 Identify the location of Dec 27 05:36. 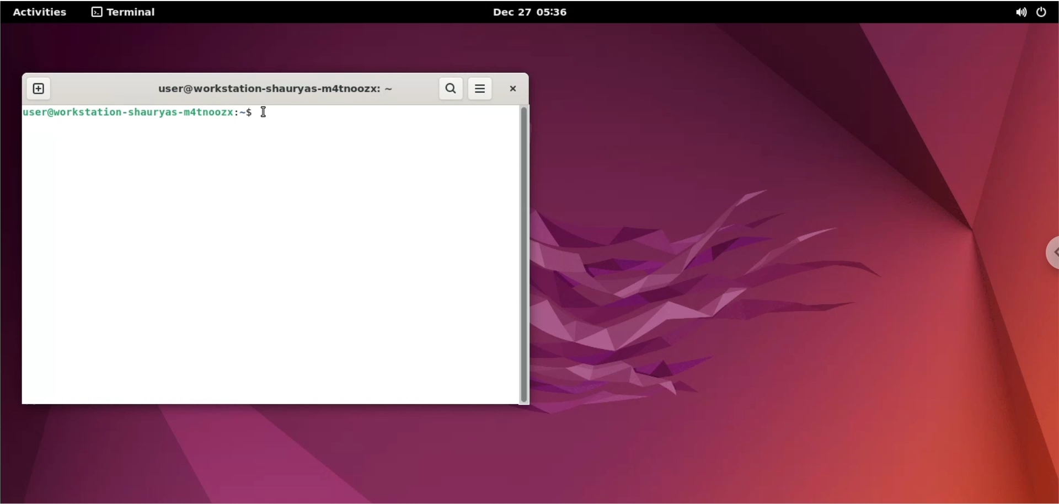
(531, 12).